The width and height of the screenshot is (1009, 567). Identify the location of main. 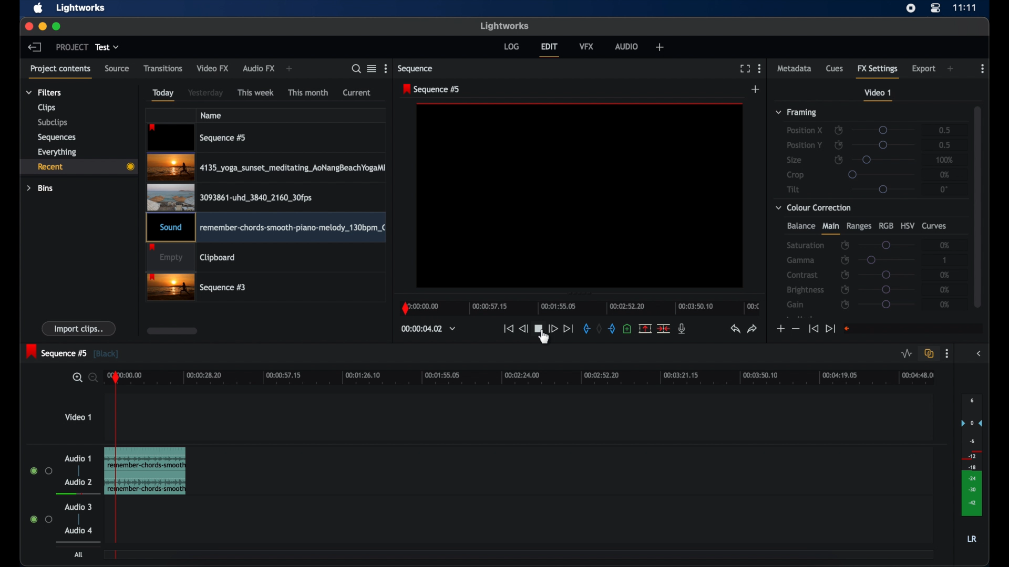
(830, 228).